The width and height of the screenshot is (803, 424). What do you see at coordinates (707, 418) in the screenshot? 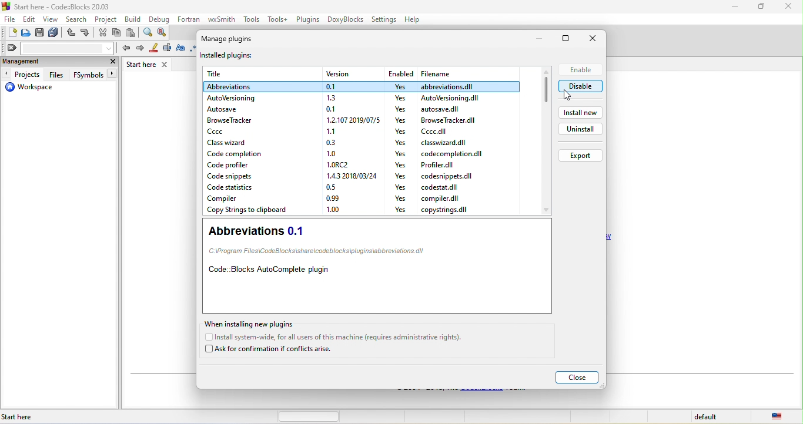
I see `default` at bounding box center [707, 418].